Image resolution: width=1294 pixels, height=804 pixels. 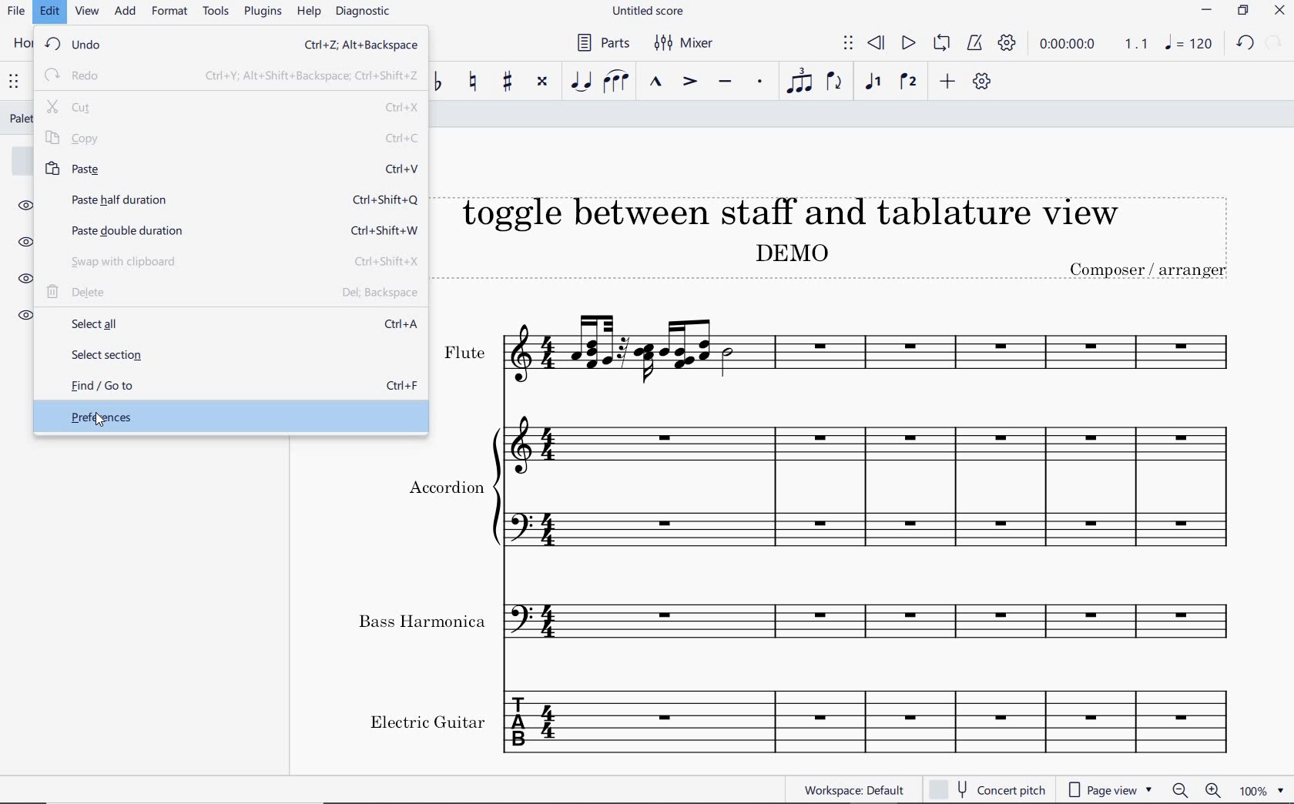 What do you see at coordinates (101, 423) in the screenshot?
I see `cursor` at bounding box center [101, 423].